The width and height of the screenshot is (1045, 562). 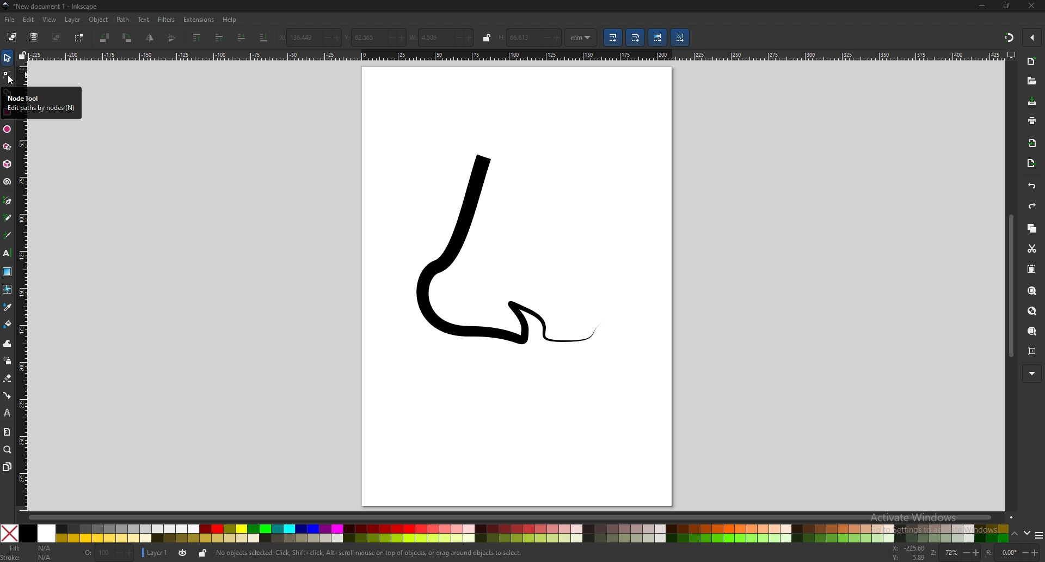 I want to click on pages, so click(x=8, y=466).